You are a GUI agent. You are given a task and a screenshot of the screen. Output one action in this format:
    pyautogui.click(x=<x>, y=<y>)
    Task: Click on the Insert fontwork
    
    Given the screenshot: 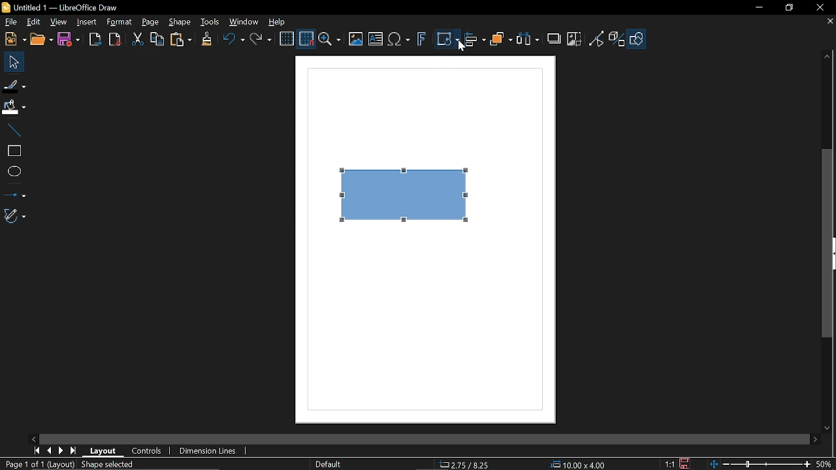 What is the action you would take?
    pyautogui.click(x=421, y=40)
    